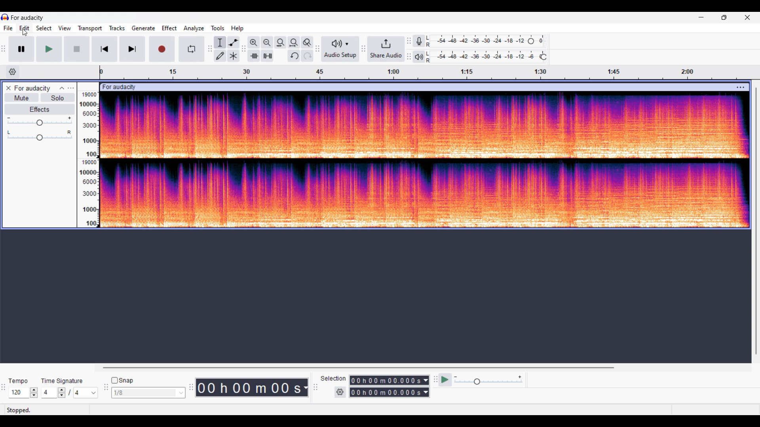  What do you see at coordinates (426, 386) in the screenshot?
I see `Selection duration measurement` at bounding box center [426, 386].